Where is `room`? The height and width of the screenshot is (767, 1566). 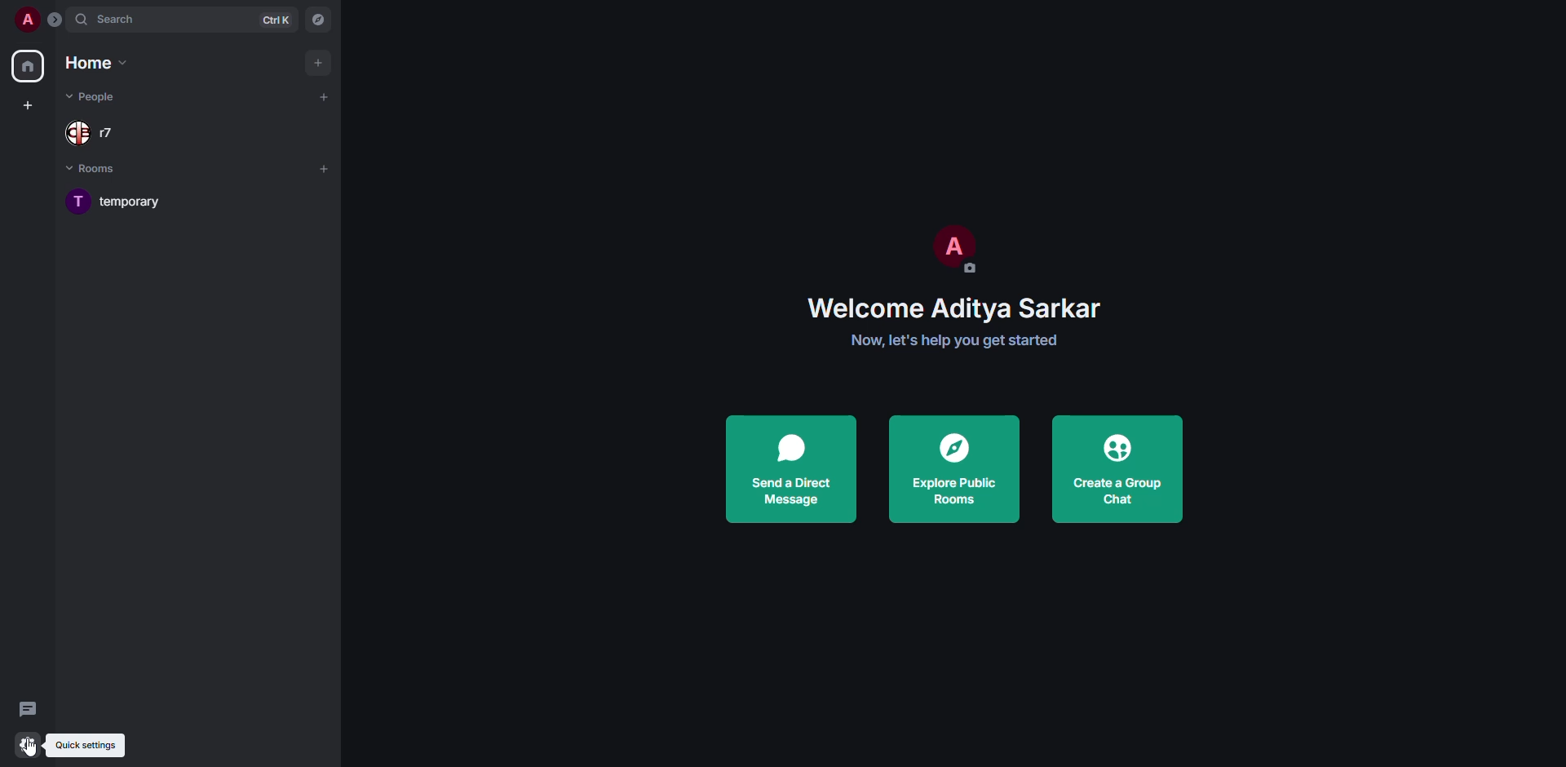
room is located at coordinates (139, 200).